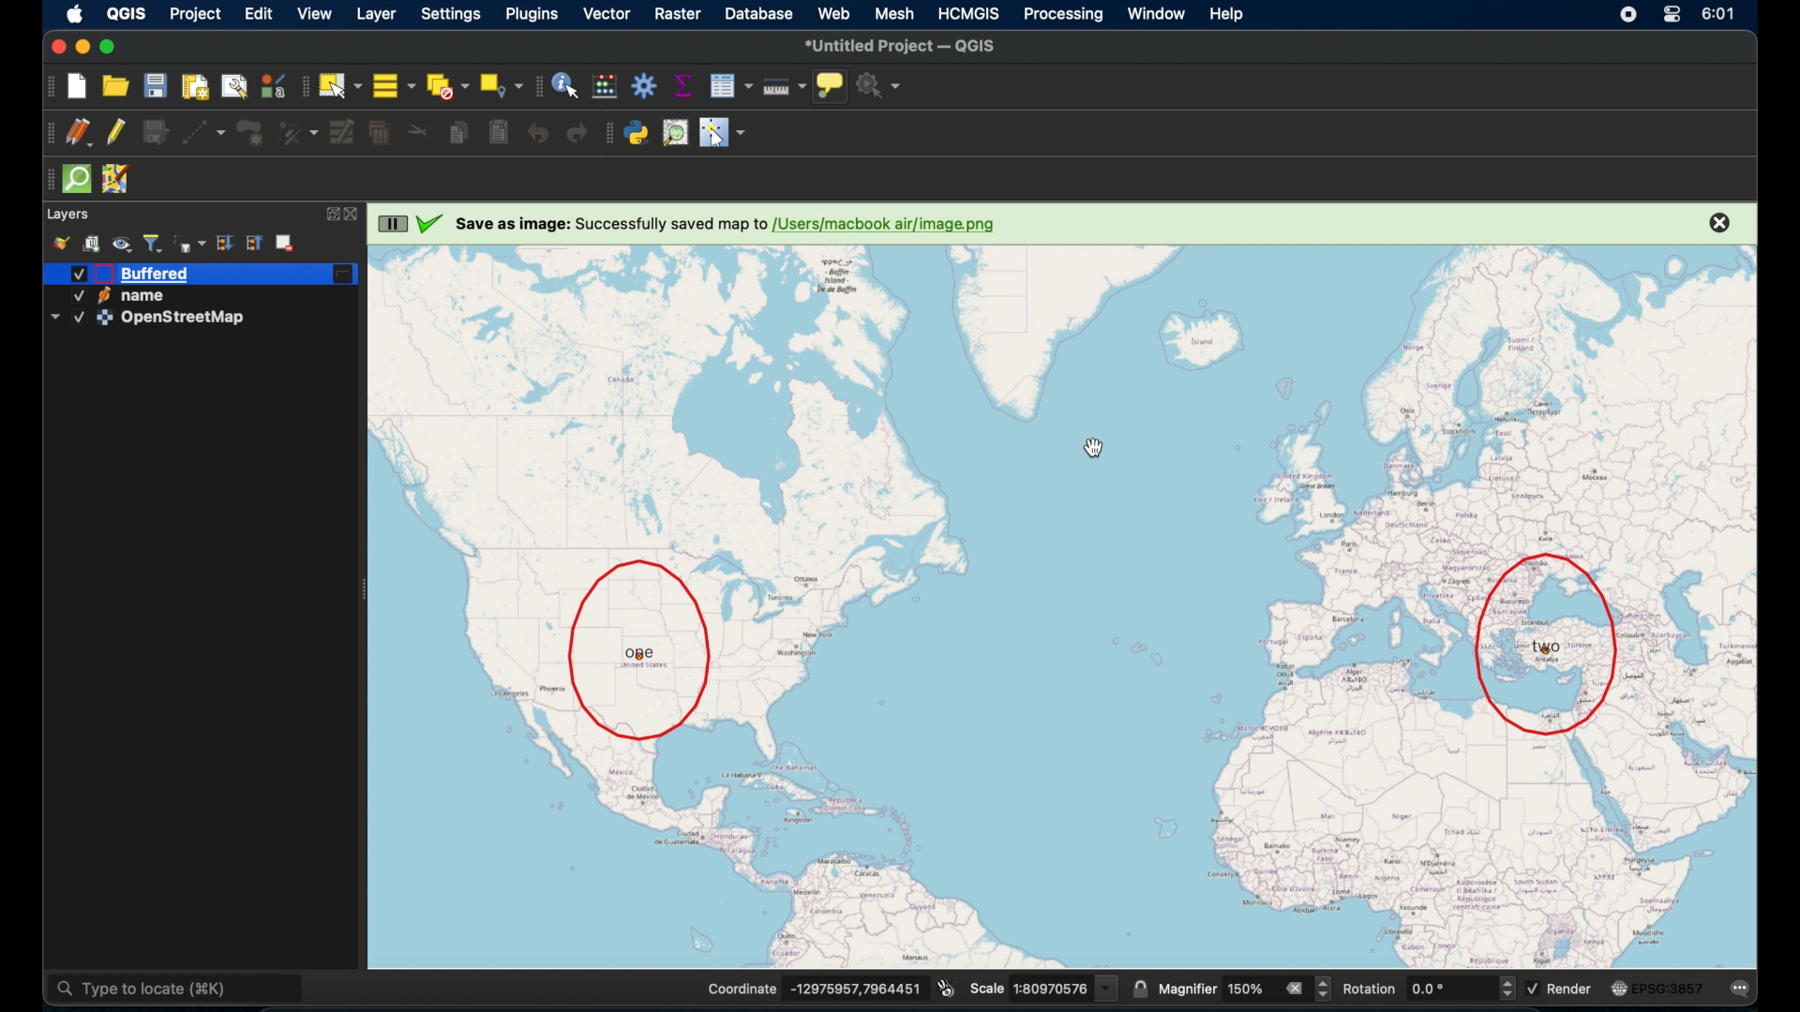 This screenshot has width=1800, height=1012. Describe the element at coordinates (382, 131) in the screenshot. I see `delete selected` at that location.